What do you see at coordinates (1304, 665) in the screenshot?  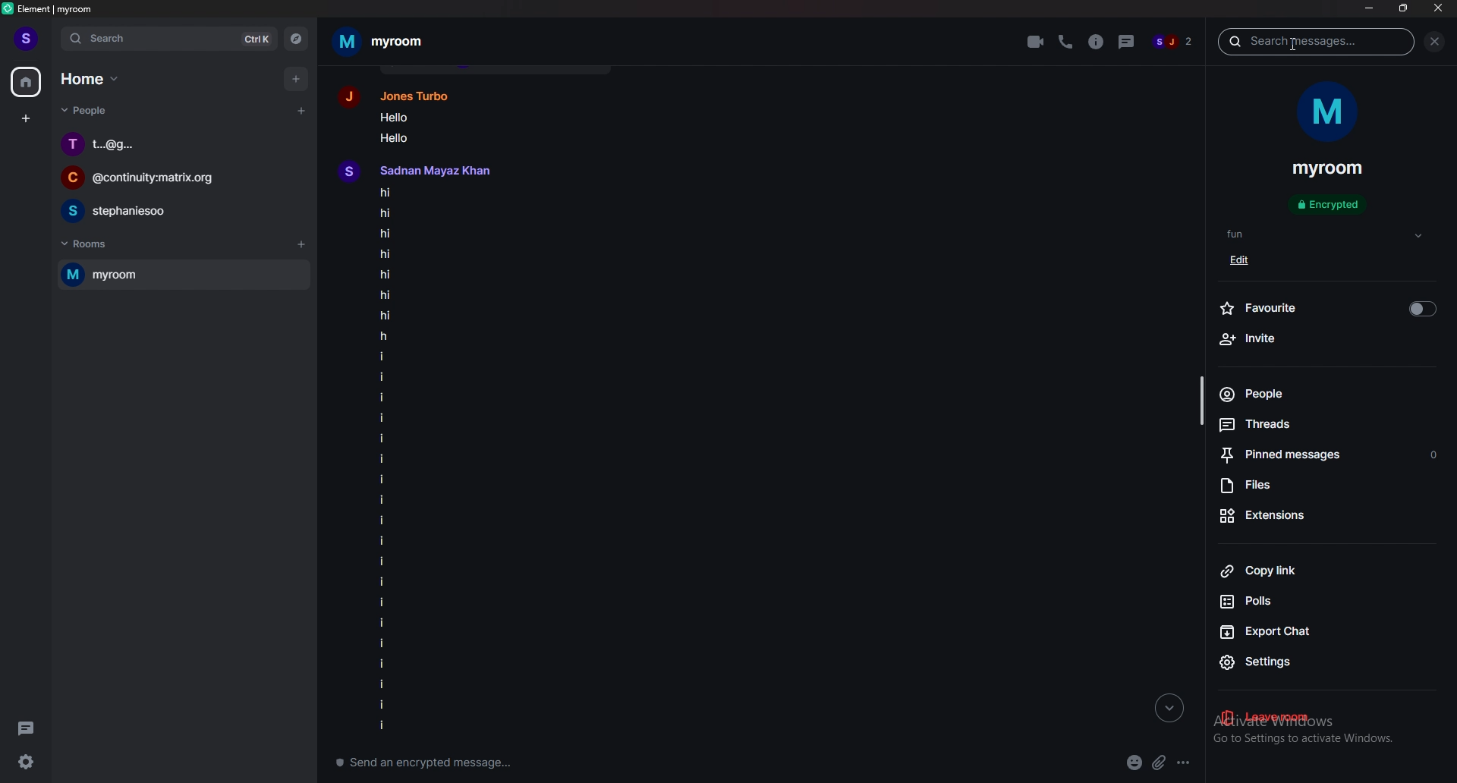 I see `settings` at bounding box center [1304, 665].